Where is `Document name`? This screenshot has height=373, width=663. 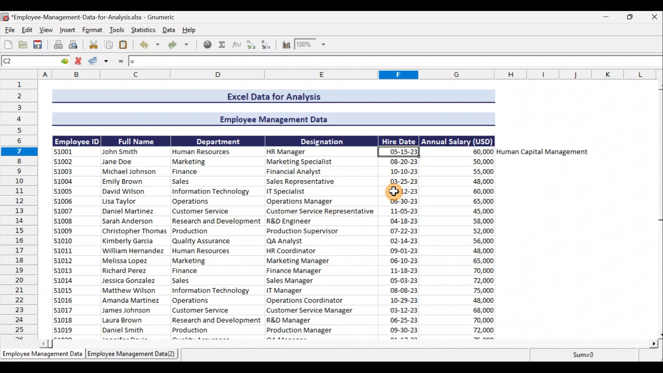
Document name is located at coordinates (88, 17).